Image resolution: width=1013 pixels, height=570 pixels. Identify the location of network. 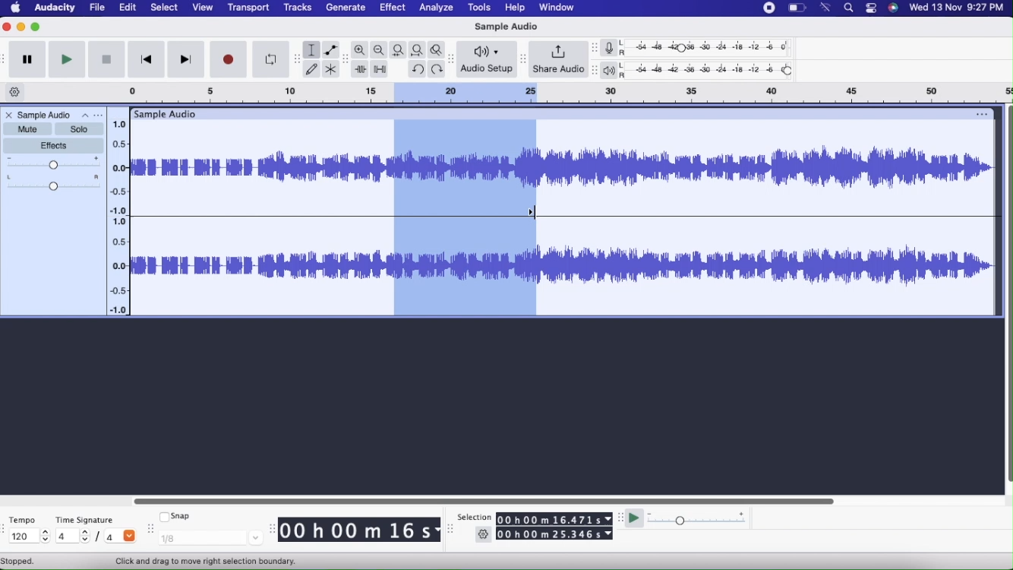
(826, 8).